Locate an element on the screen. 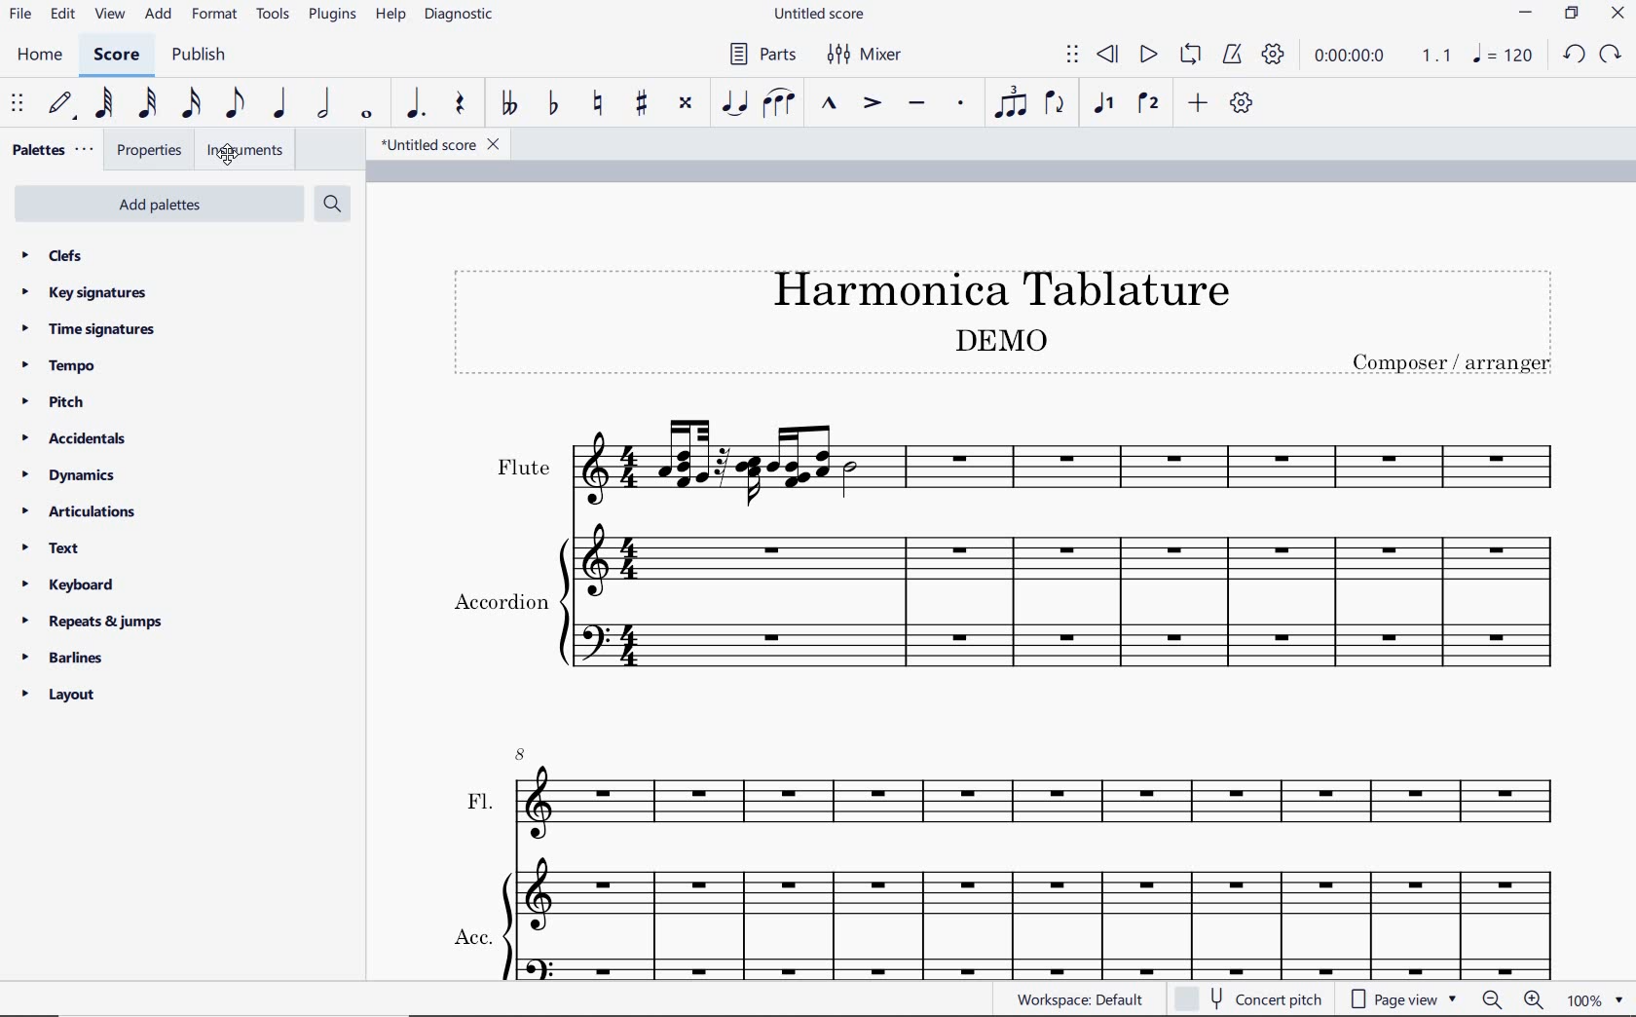 The height and width of the screenshot is (1017, 1636). tuplet is located at coordinates (1012, 103).